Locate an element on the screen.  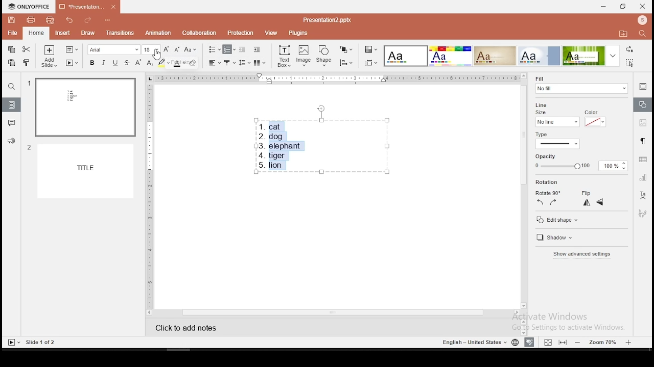
language is located at coordinates (513, 342).